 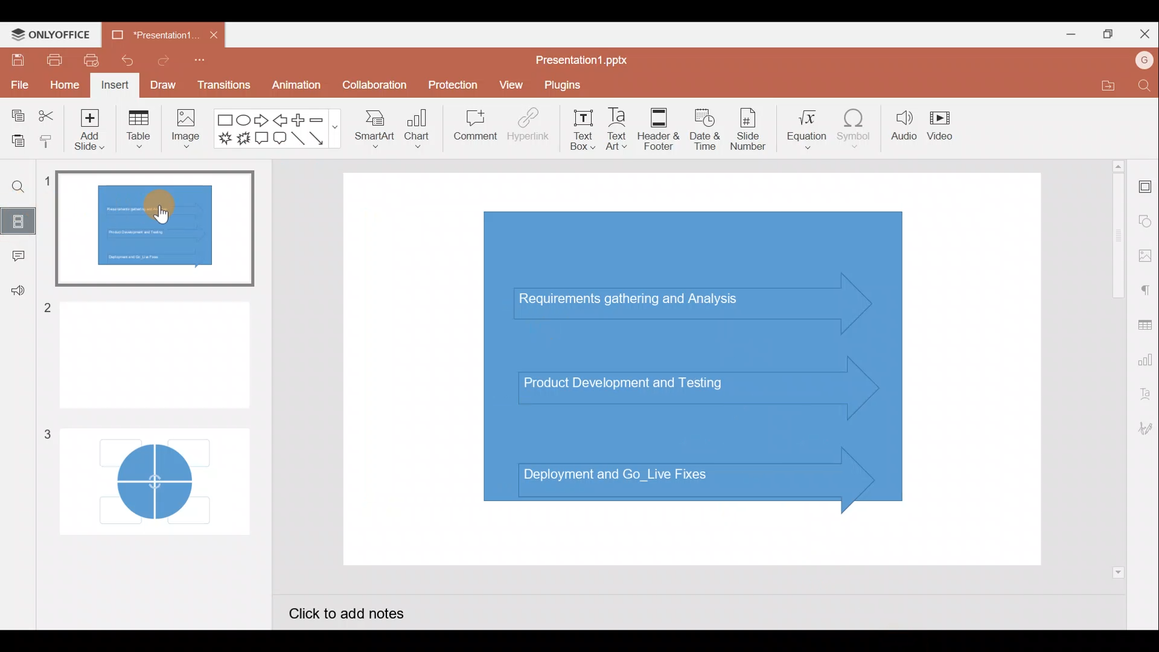 What do you see at coordinates (471, 126) in the screenshot?
I see `Comment` at bounding box center [471, 126].